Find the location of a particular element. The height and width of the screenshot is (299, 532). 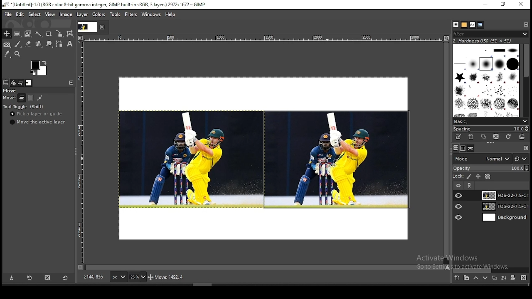

move layer on step up is located at coordinates (475, 279).